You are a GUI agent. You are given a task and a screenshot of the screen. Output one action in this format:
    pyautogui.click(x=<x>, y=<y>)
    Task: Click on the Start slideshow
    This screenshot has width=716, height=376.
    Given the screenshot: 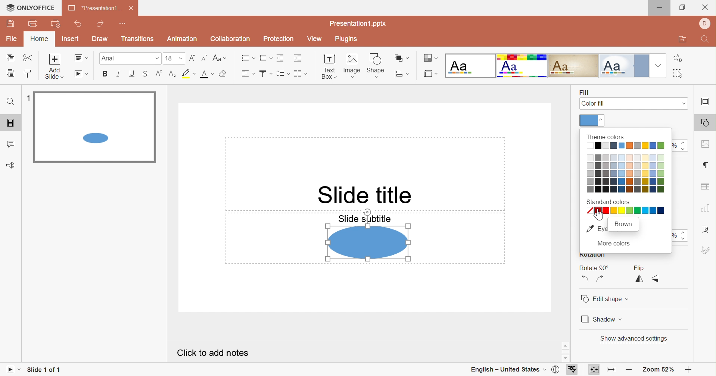 What is the action you would take?
    pyautogui.click(x=14, y=369)
    